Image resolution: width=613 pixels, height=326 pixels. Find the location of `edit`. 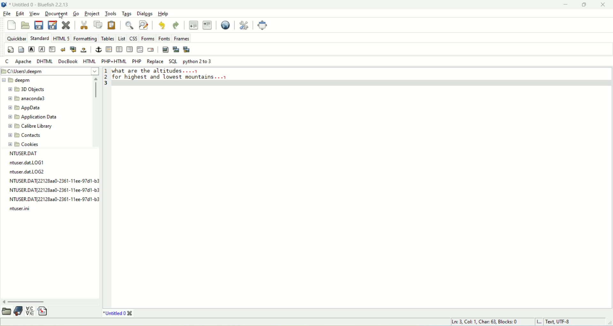

edit is located at coordinates (20, 13).